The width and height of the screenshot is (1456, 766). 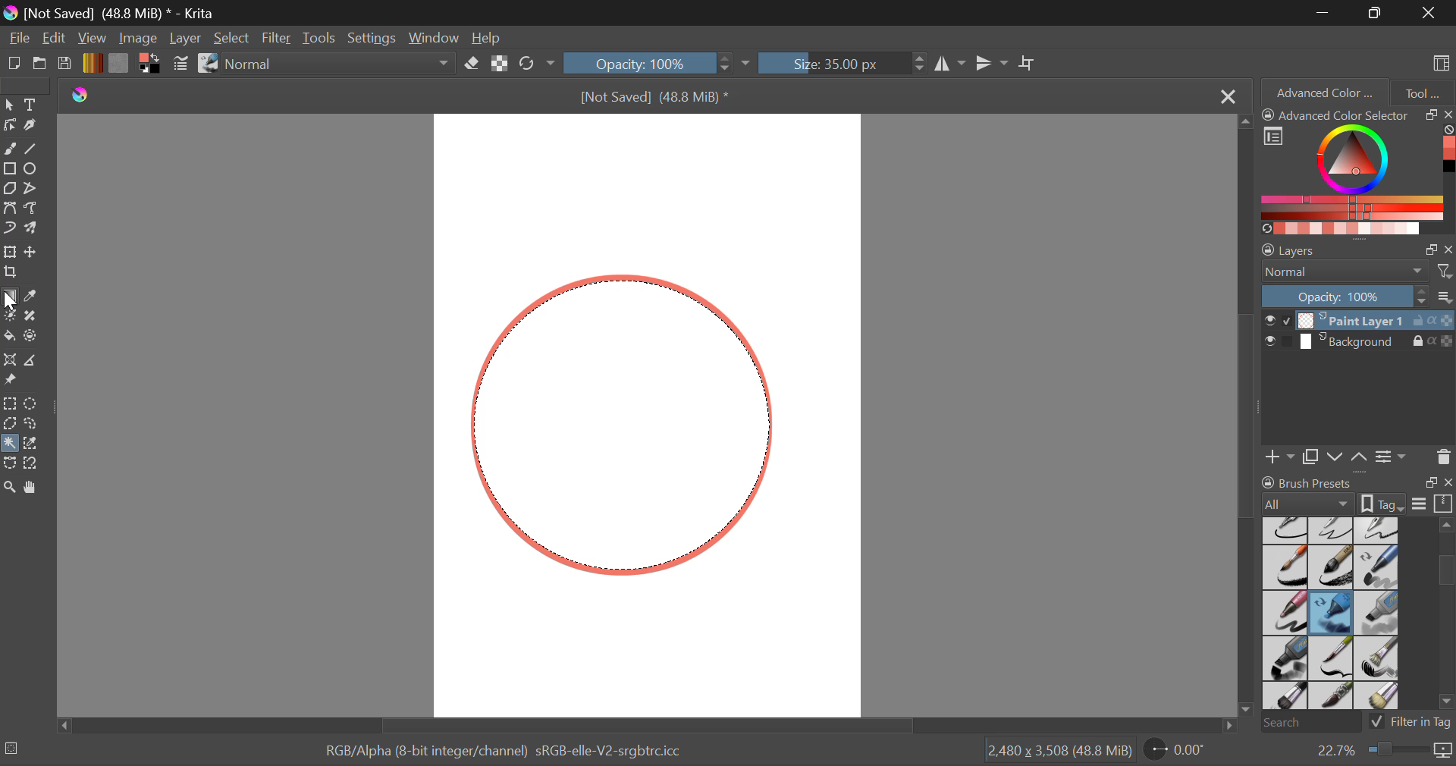 I want to click on Blending Mode, so click(x=1357, y=272).